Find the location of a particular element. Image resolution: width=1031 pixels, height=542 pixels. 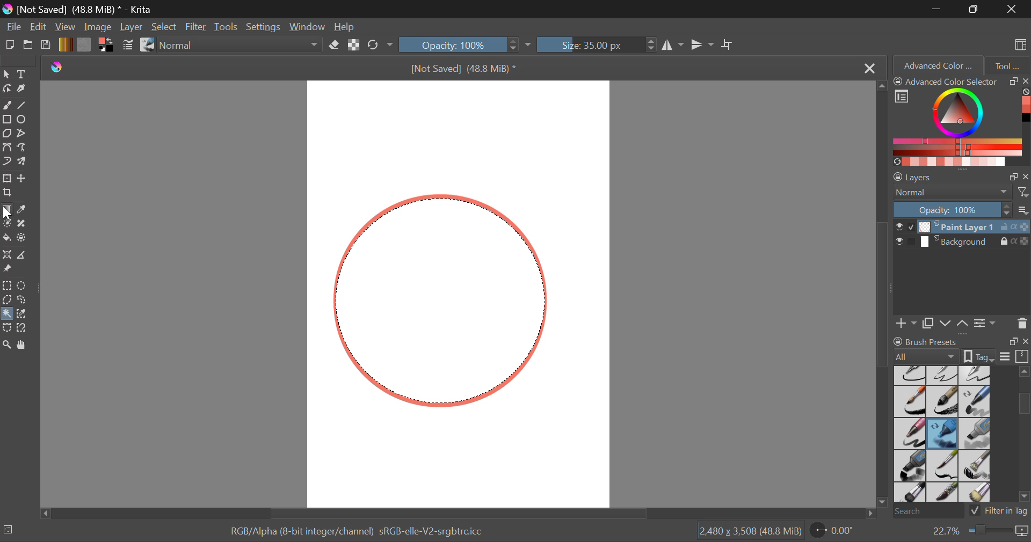

Preserve Alpha is located at coordinates (353, 45).